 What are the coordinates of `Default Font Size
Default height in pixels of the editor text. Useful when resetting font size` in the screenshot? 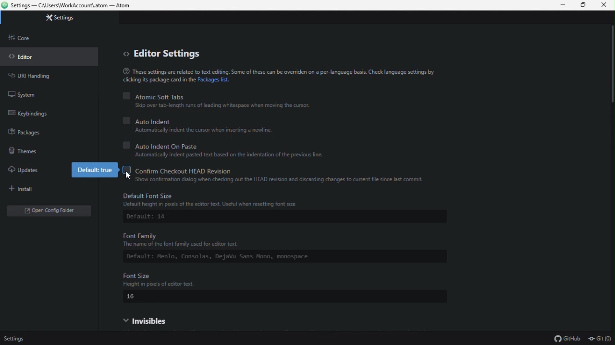 It's located at (277, 199).